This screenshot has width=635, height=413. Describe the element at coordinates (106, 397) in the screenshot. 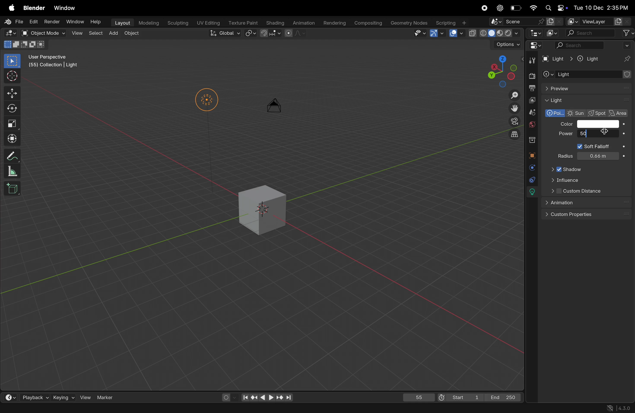

I see `marker` at that location.